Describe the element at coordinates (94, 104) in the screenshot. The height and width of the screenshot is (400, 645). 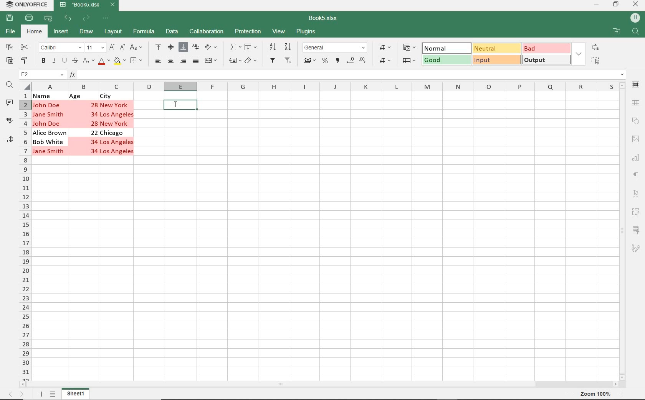
I see `28` at that location.